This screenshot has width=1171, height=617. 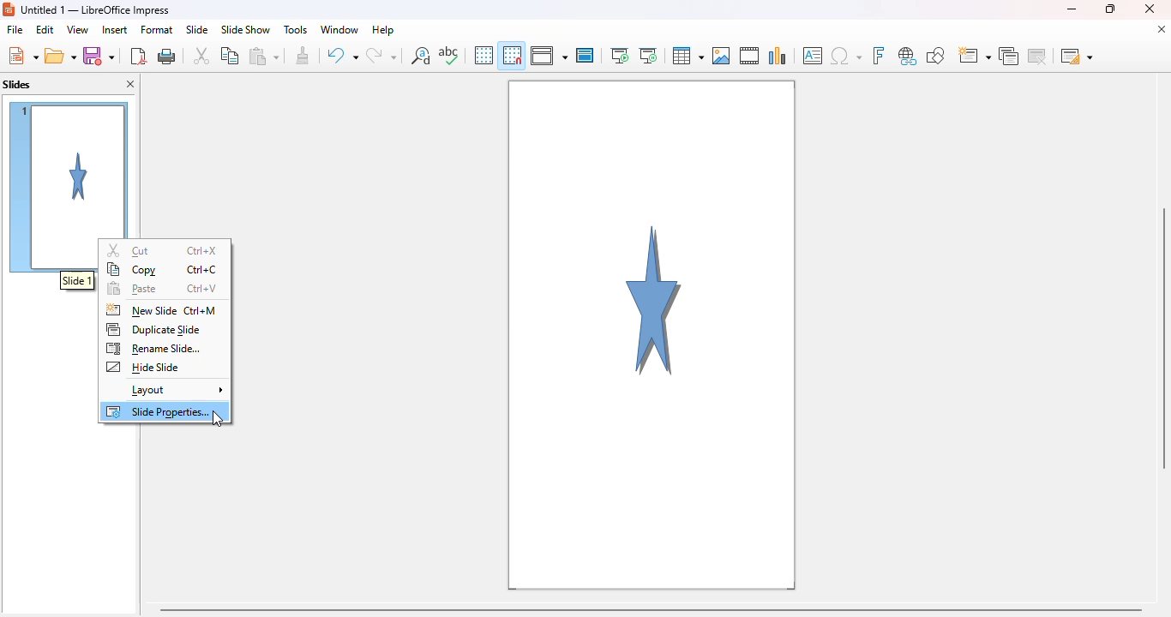 I want to click on start from first slide, so click(x=620, y=56).